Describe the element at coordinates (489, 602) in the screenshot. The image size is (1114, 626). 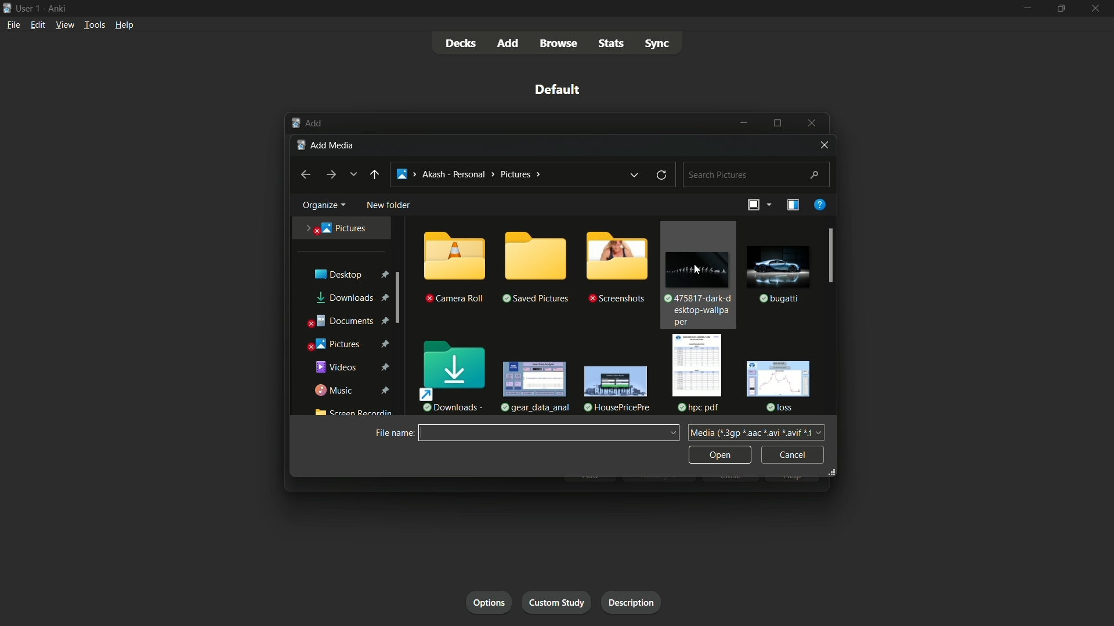
I see `options` at that location.